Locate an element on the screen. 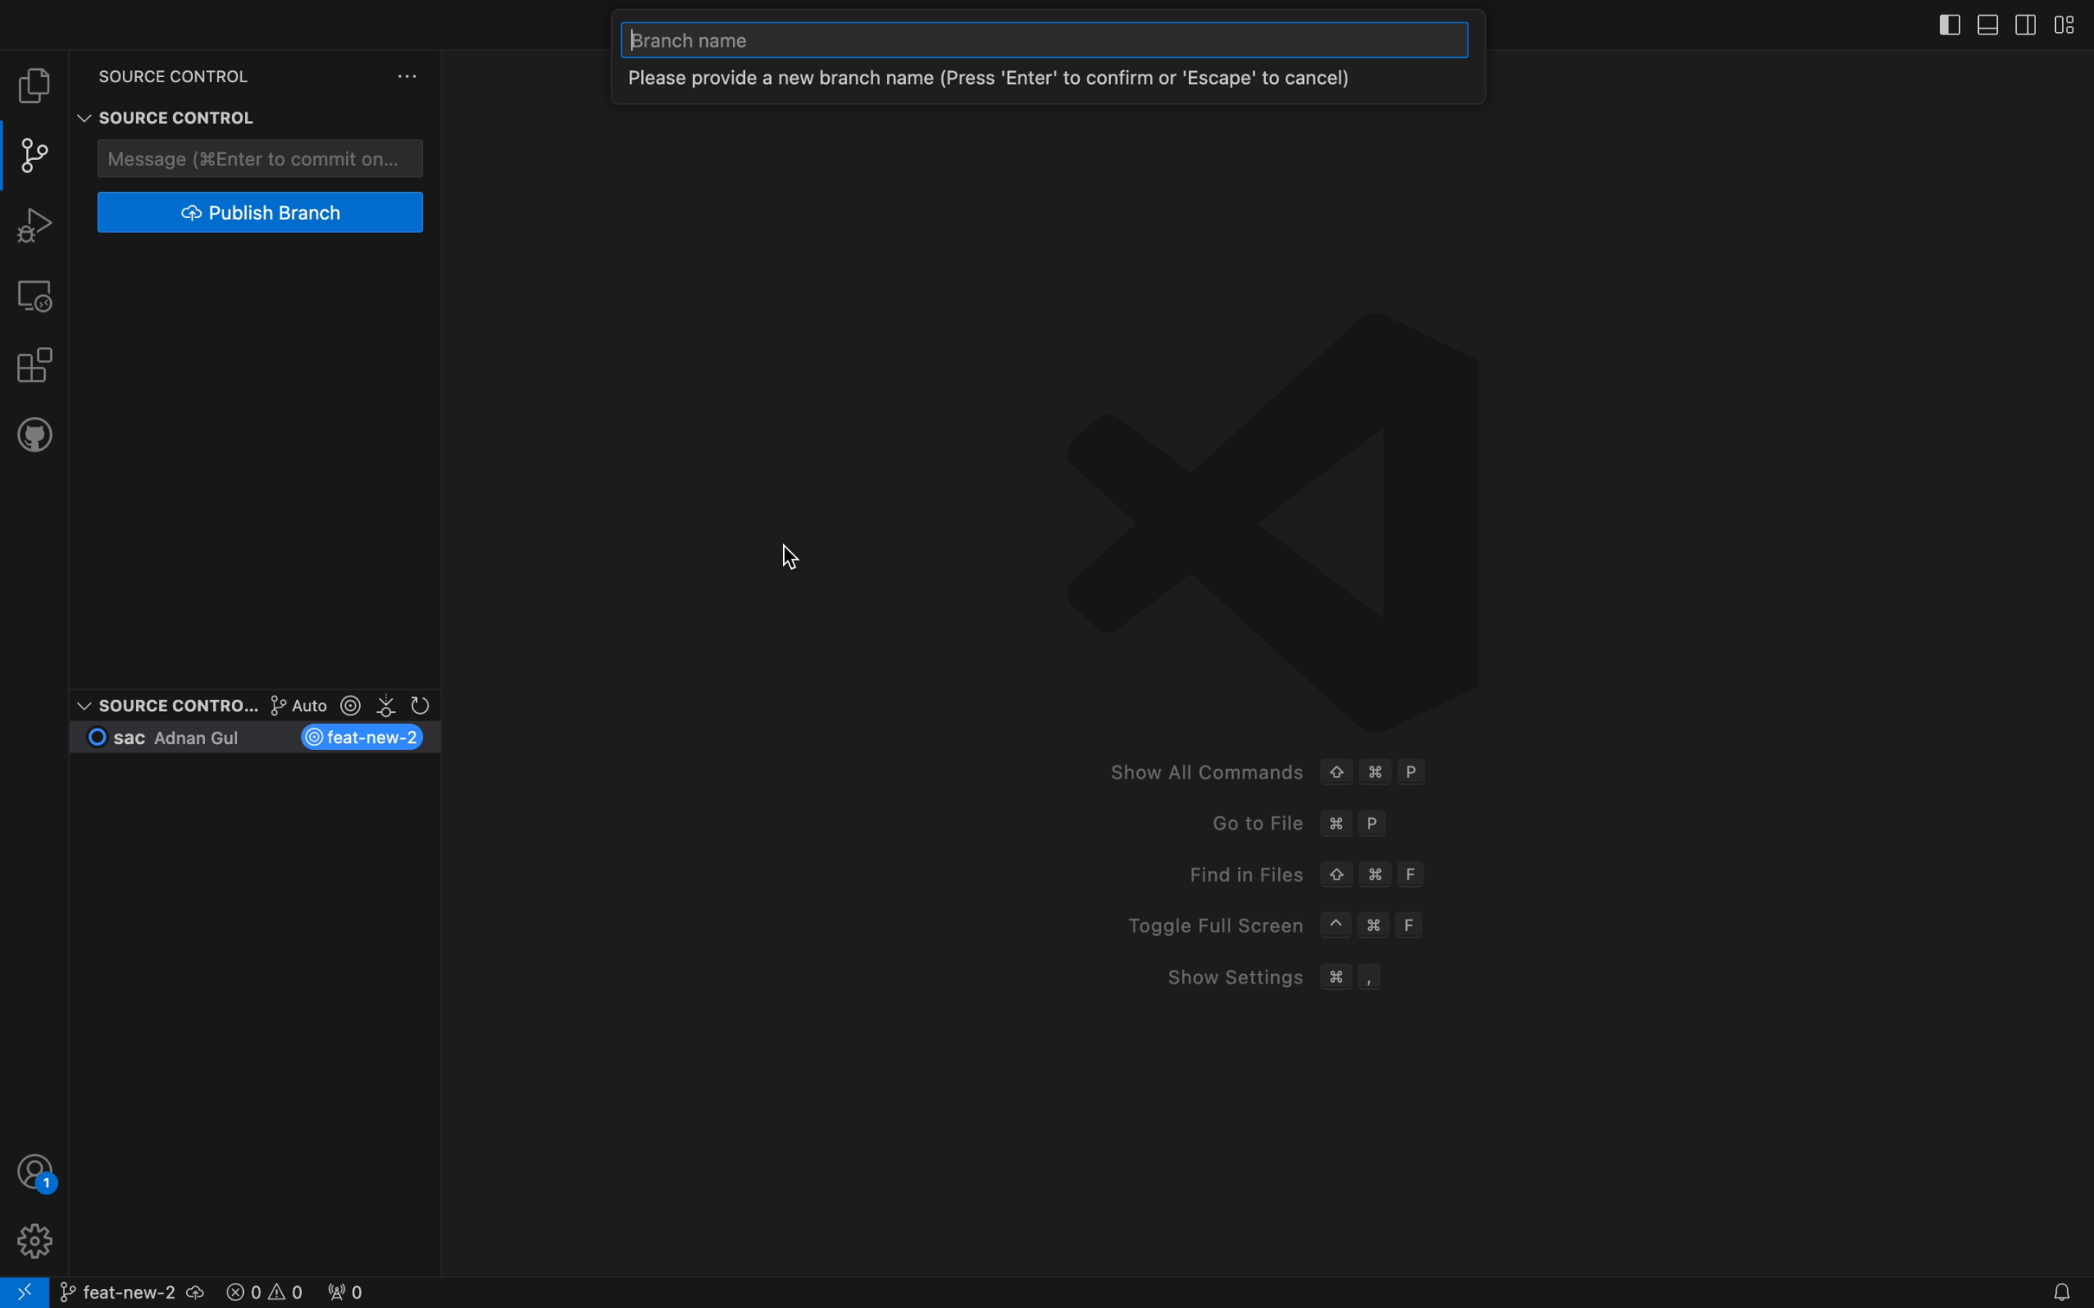 Image resolution: width=2094 pixels, height=1308 pixels. Find in Files is located at coordinates (1231, 874).